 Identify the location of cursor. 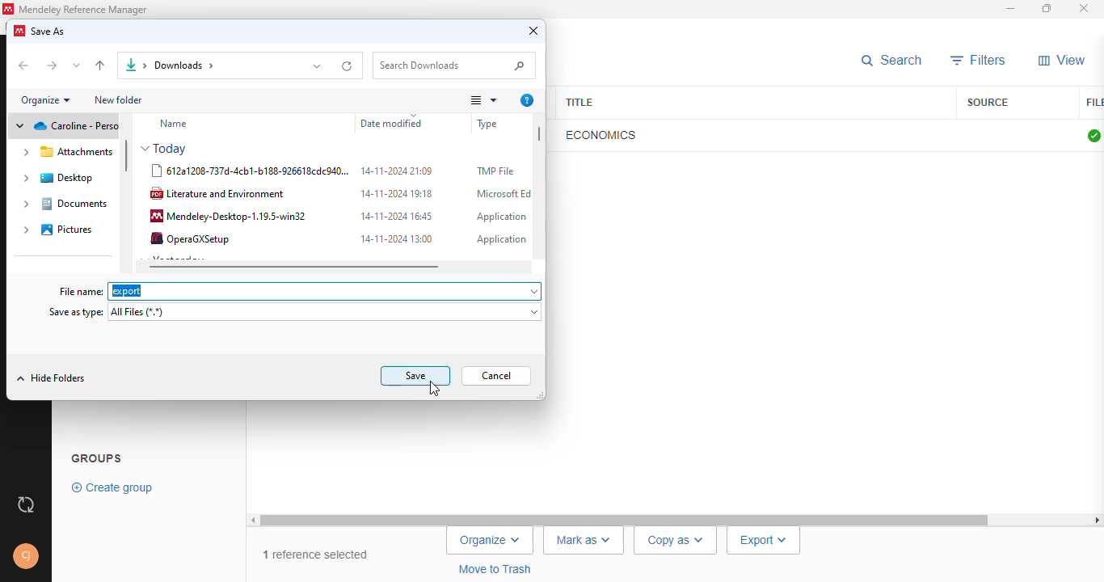
(436, 390).